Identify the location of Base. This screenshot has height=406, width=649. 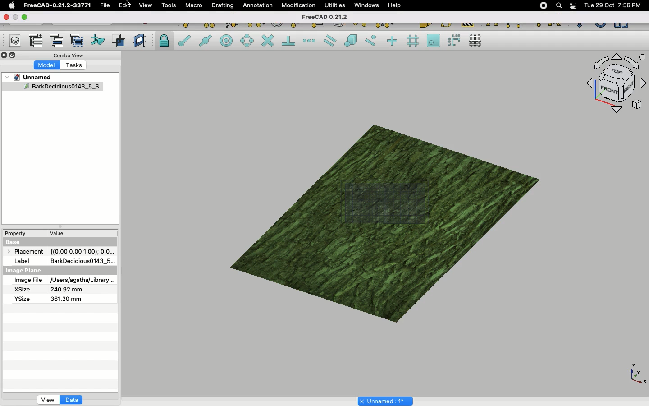
(14, 241).